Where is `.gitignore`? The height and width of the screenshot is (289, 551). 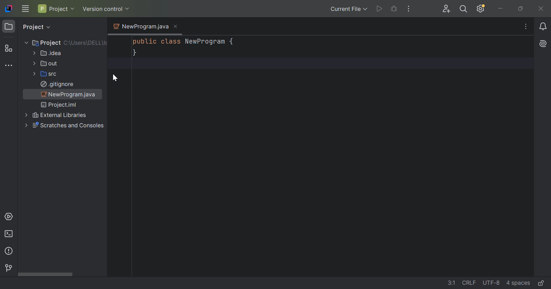 .gitignore is located at coordinates (57, 84).